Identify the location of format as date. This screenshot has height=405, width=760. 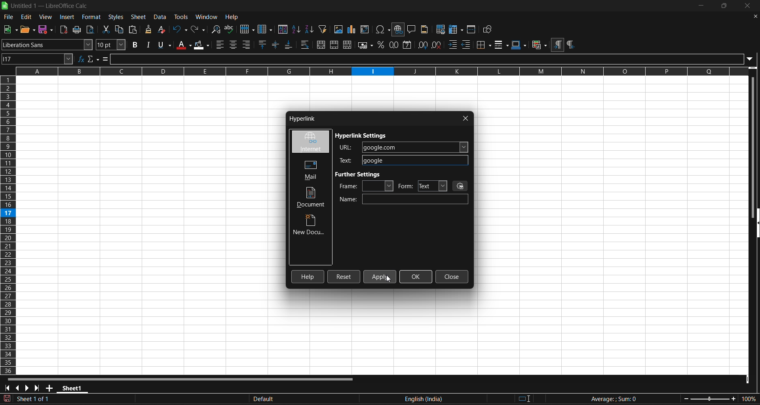
(408, 45).